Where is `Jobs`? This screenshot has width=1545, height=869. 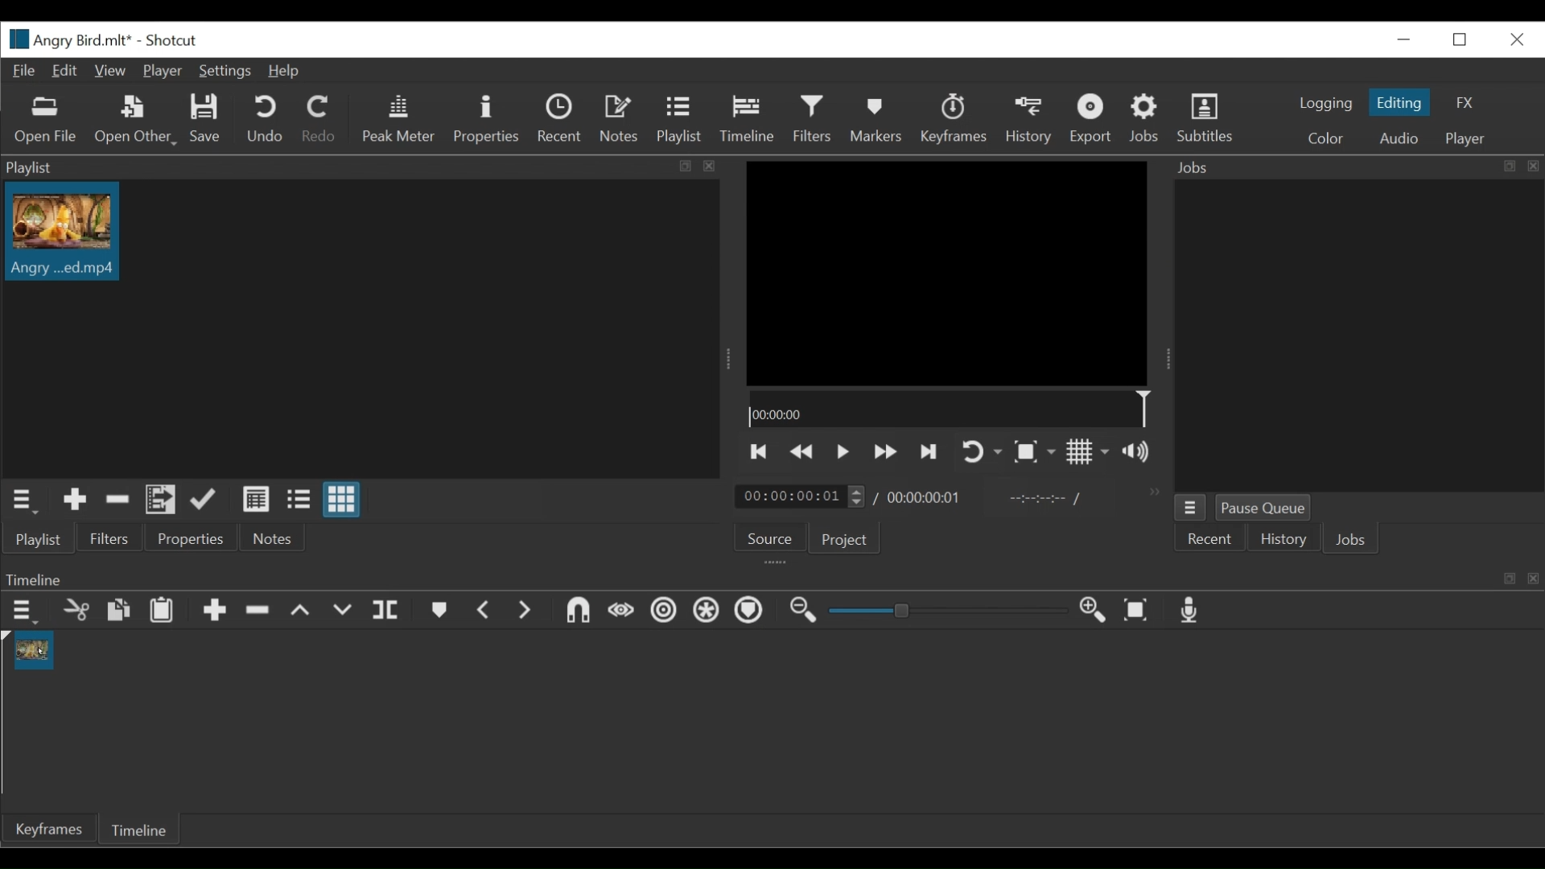 Jobs is located at coordinates (1356, 166).